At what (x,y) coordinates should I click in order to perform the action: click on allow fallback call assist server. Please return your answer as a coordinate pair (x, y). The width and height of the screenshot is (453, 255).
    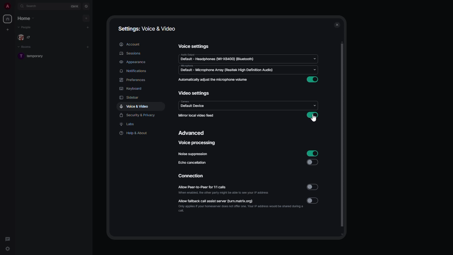
    Looking at the image, I should click on (240, 205).